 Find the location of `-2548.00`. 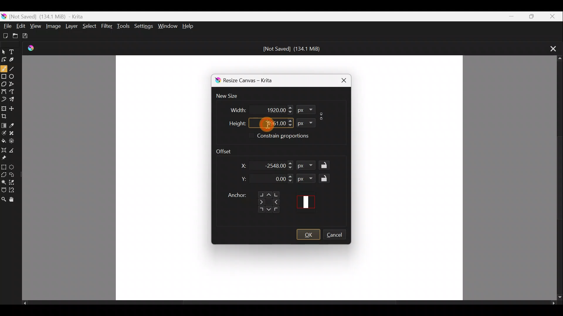

-2548.00 is located at coordinates (274, 165).